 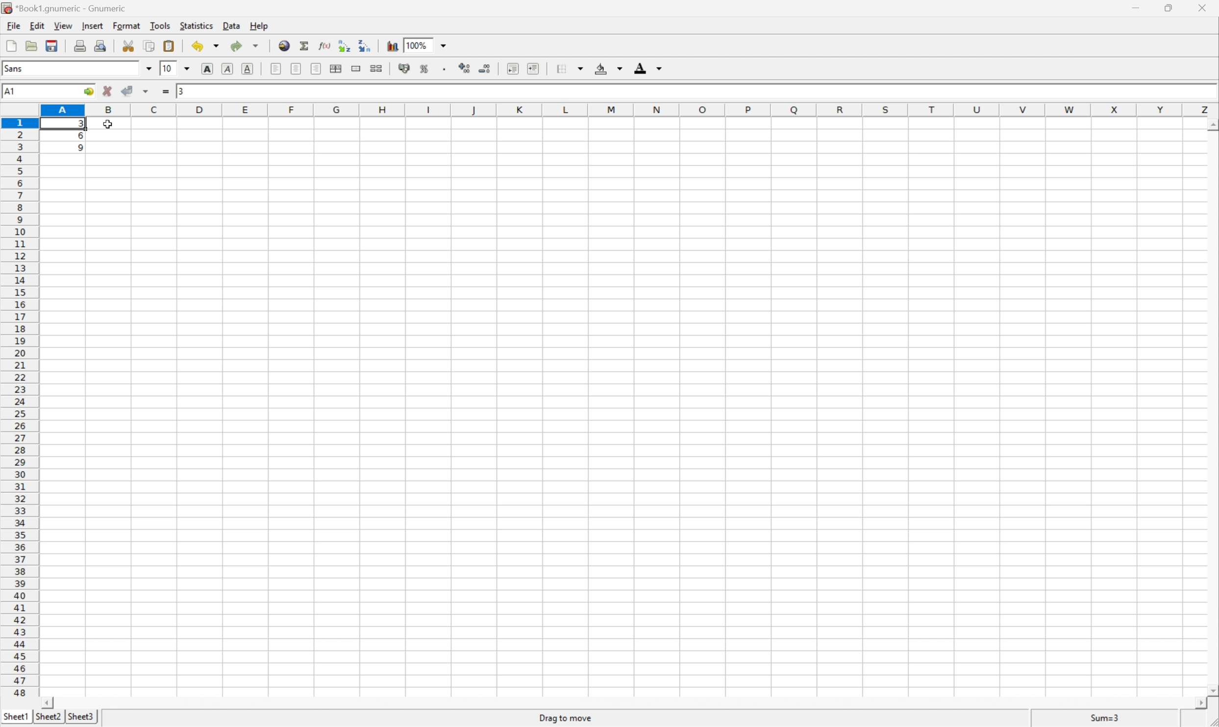 What do you see at coordinates (188, 69) in the screenshot?
I see `Drop Down` at bounding box center [188, 69].